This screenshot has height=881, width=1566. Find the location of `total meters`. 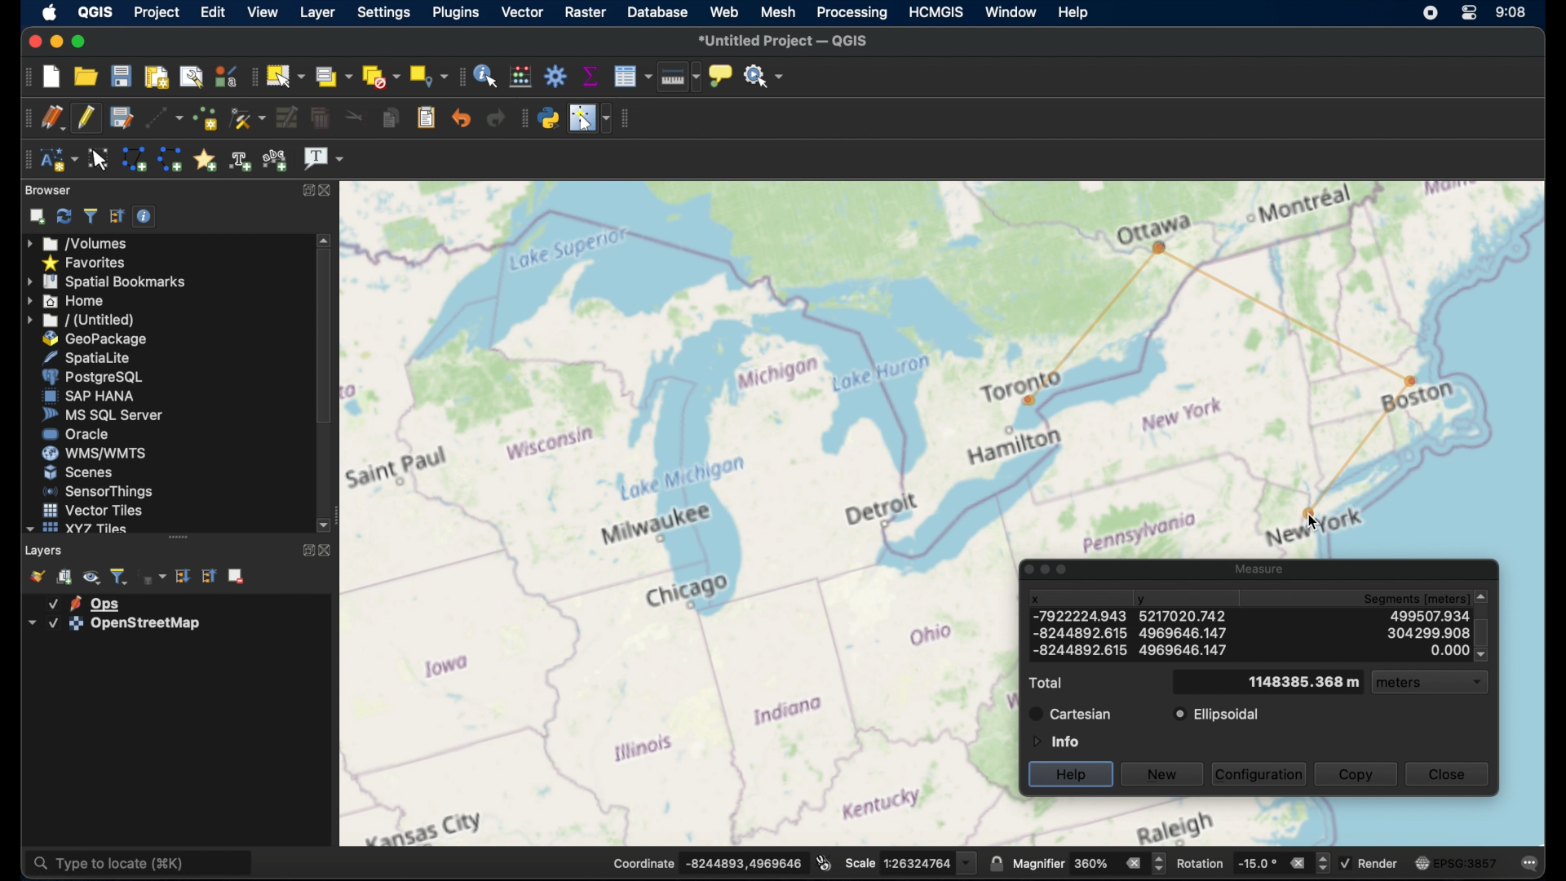

total meters is located at coordinates (1303, 683).